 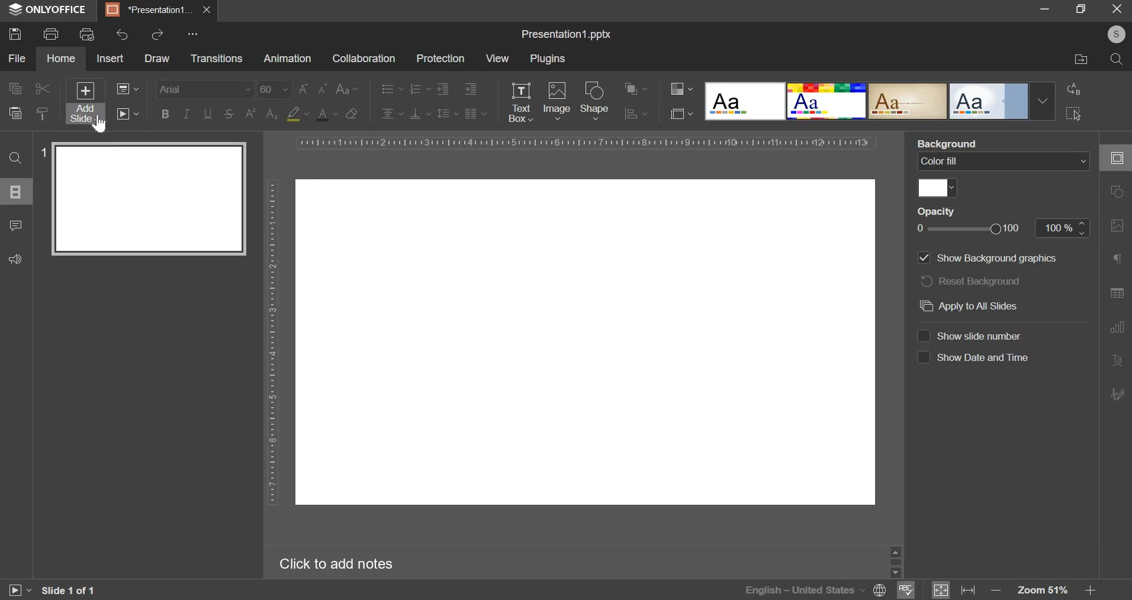 I want to click on show slide number, so click(x=972, y=334).